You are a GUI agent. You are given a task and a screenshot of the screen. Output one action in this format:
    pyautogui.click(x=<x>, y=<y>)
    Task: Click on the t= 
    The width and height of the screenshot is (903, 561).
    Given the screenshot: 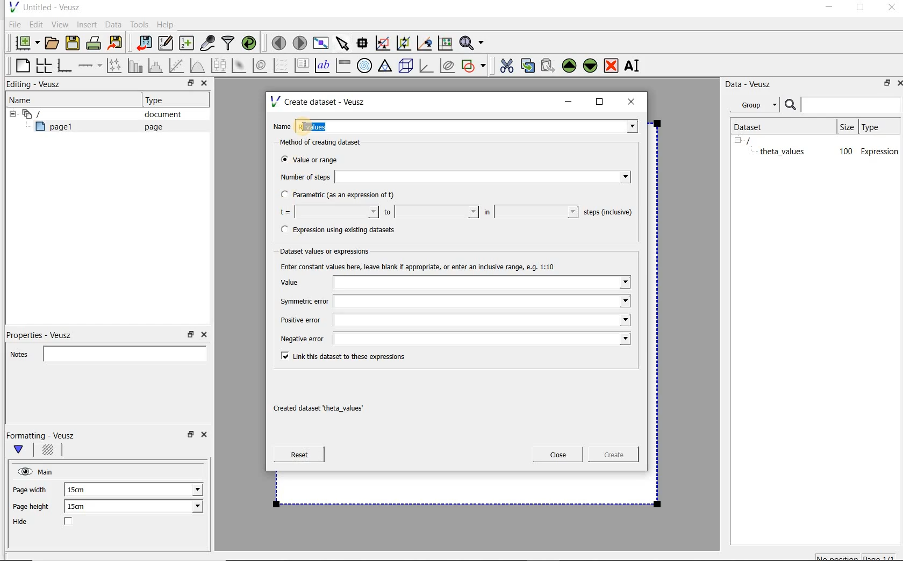 What is the action you would take?
    pyautogui.click(x=327, y=212)
    